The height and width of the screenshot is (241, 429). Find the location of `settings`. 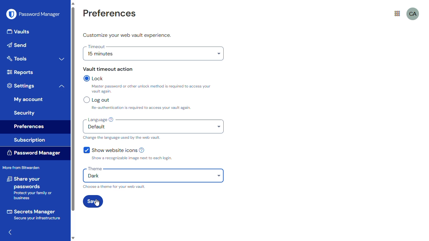

settings is located at coordinates (21, 86).